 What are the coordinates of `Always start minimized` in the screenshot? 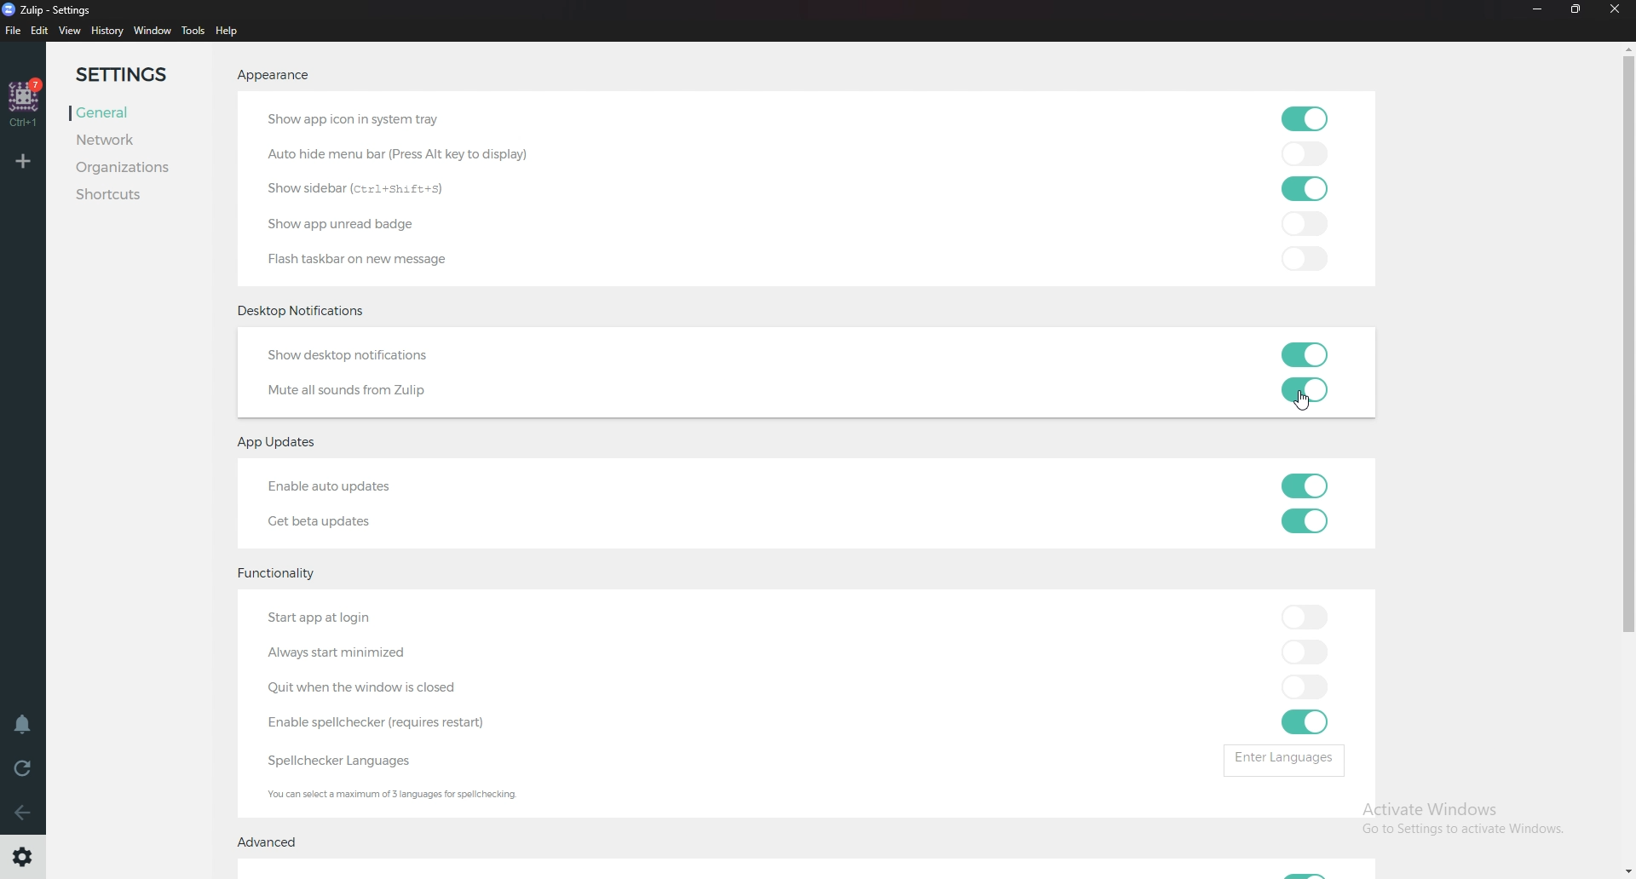 It's located at (353, 653).